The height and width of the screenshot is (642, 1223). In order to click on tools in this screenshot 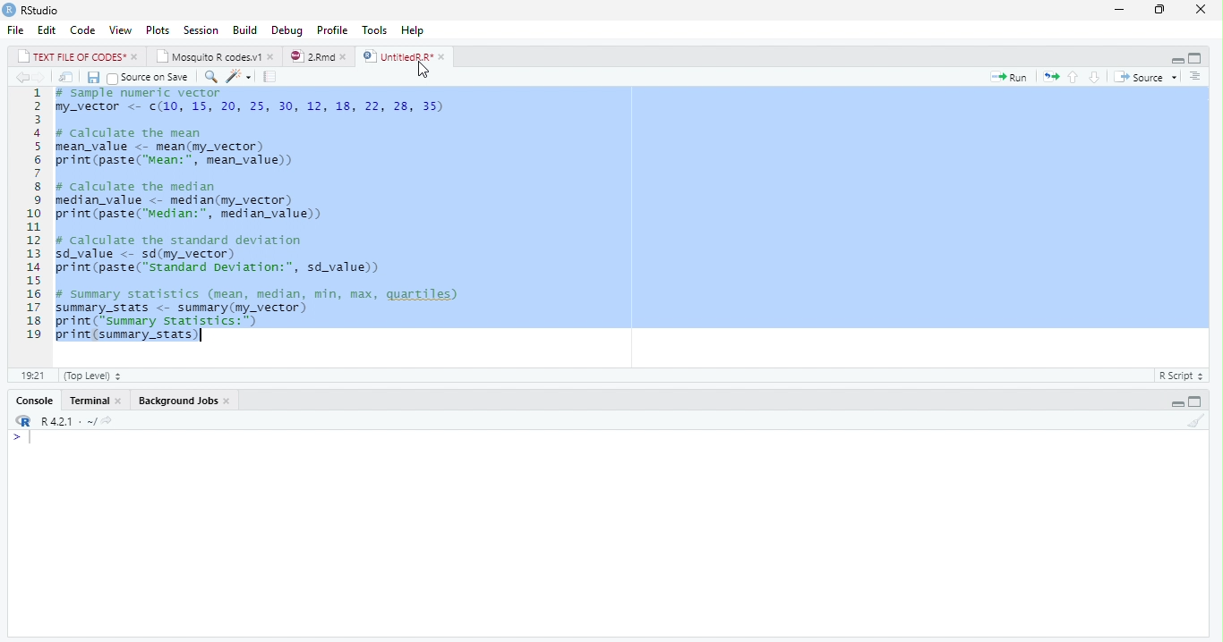, I will do `click(376, 30)`.